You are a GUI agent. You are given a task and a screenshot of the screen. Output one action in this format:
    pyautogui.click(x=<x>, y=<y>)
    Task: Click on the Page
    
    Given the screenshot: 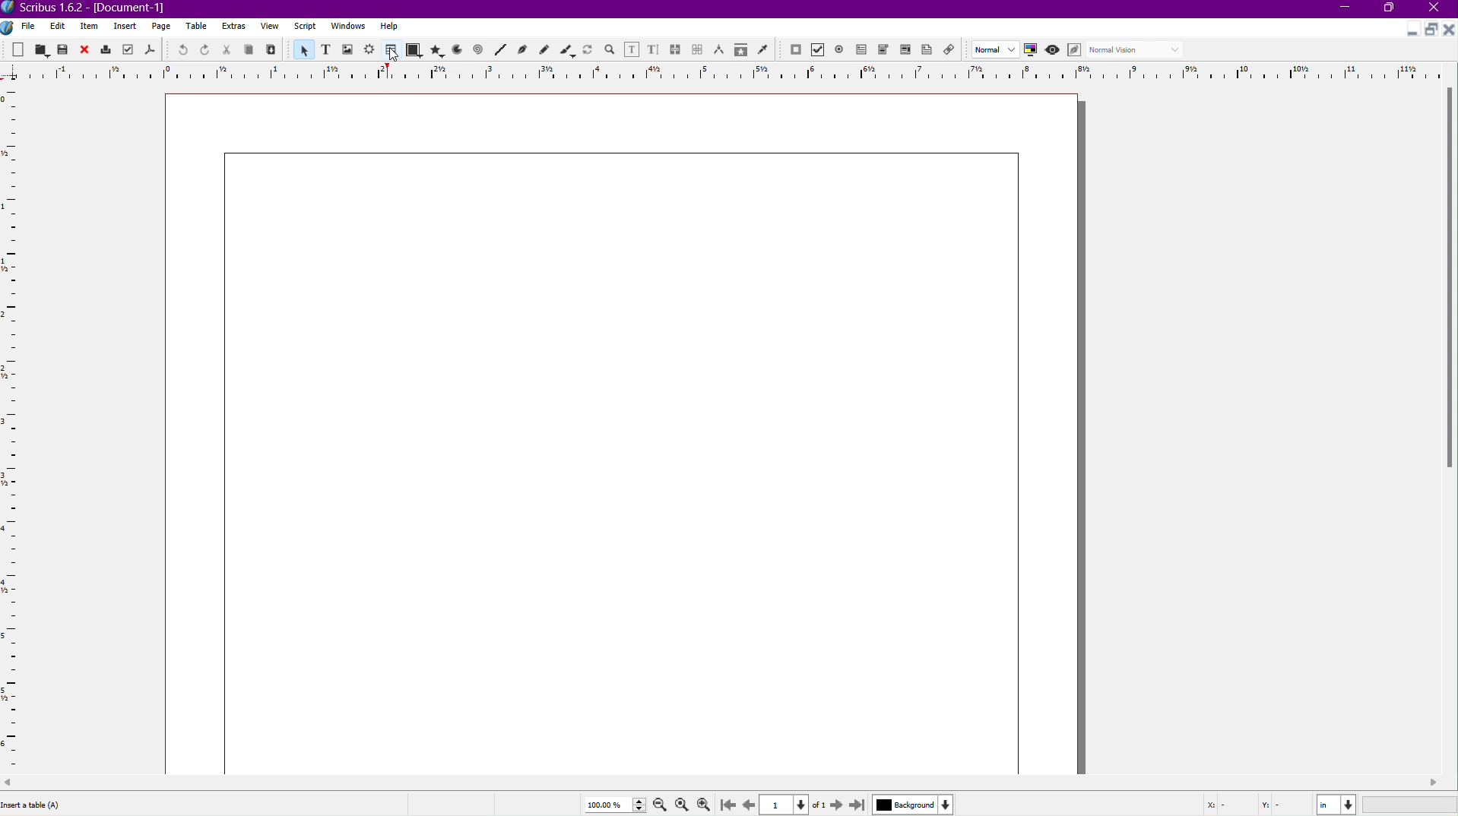 What is the action you would take?
    pyautogui.click(x=162, y=27)
    